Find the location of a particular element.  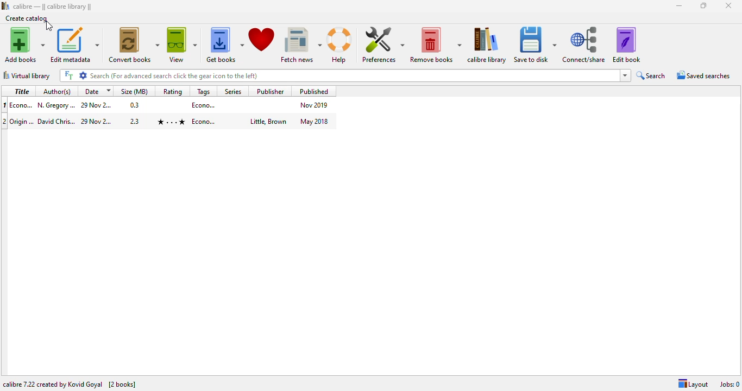

jobs: 0 is located at coordinates (730, 384).